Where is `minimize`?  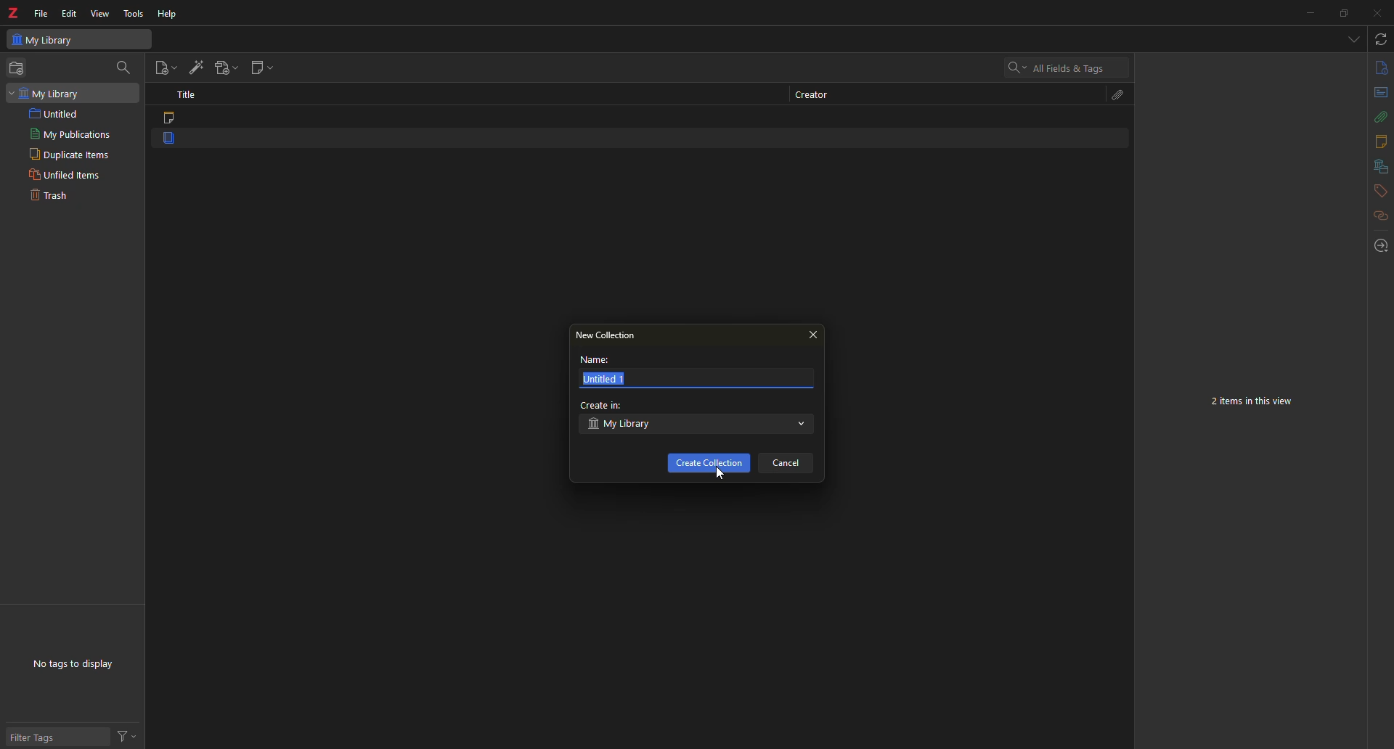
minimize is located at coordinates (1307, 13).